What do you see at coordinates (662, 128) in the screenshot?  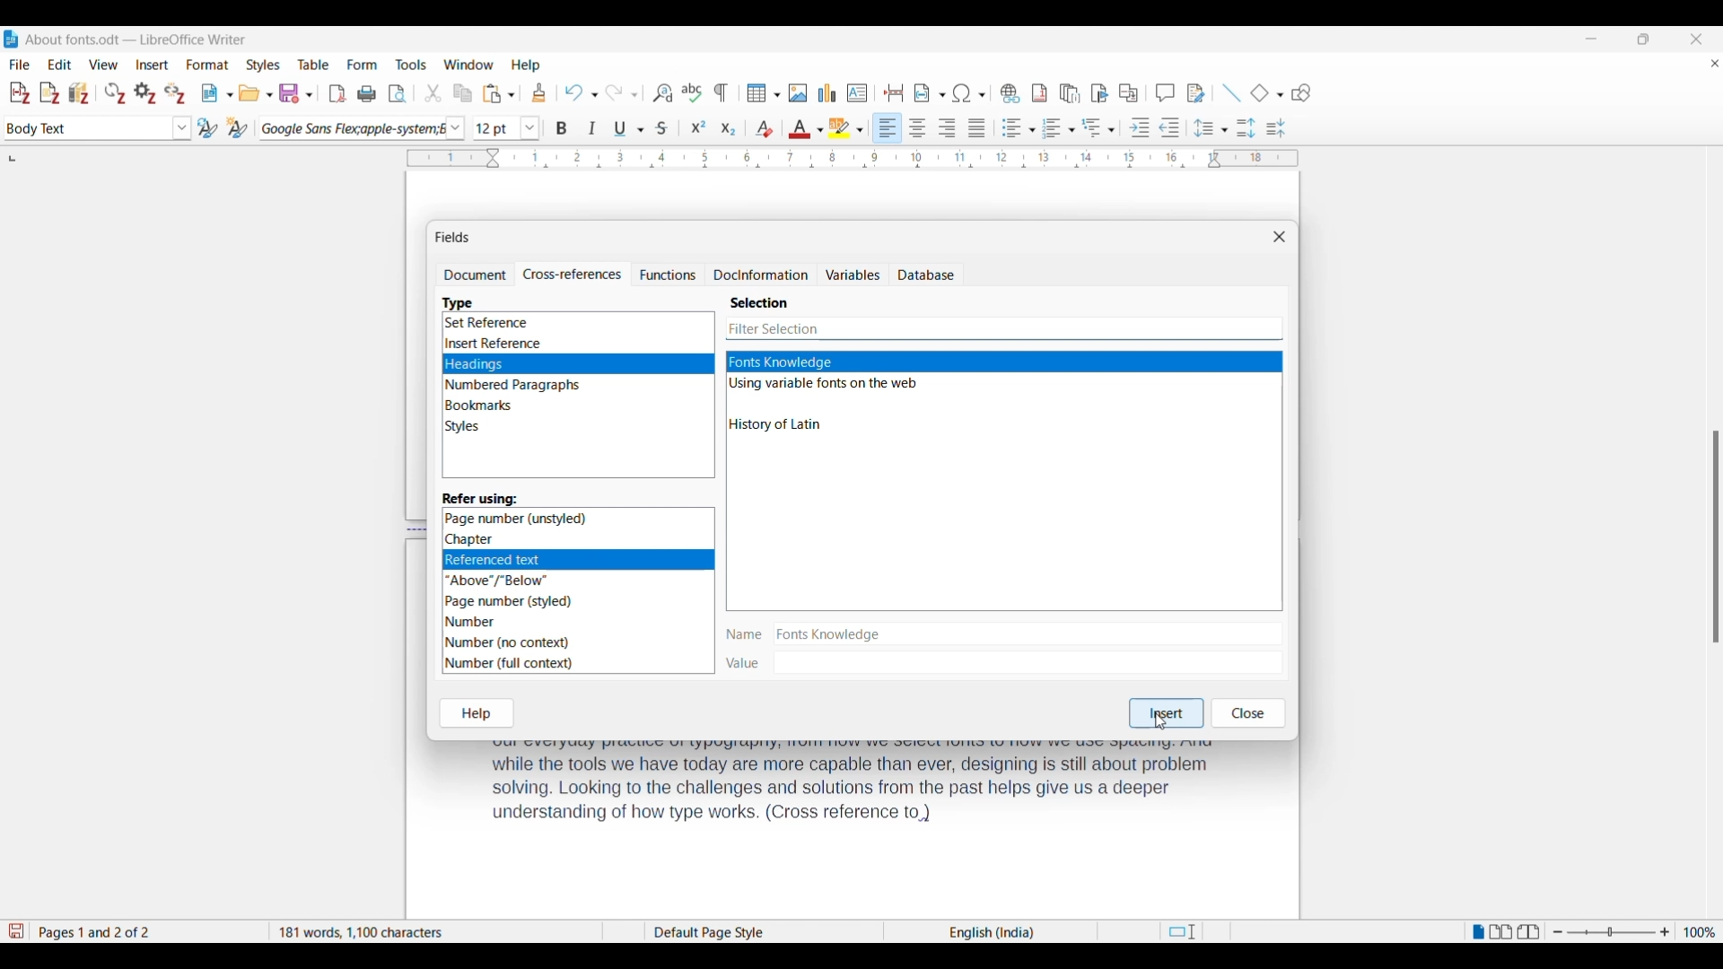 I see `Strike through` at bounding box center [662, 128].